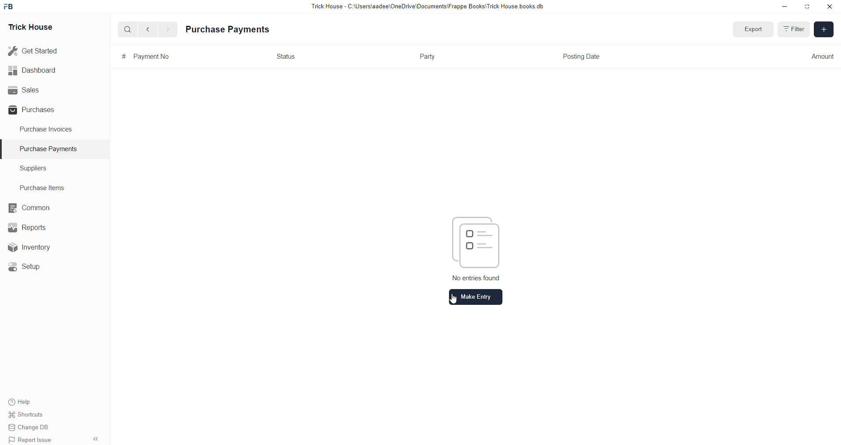 The width and height of the screenshot is (841, 445). I want to click on  Get Started, so click(33, 50).